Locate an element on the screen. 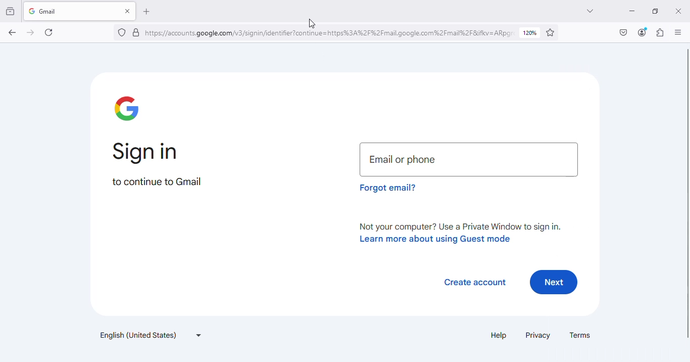 The width and height of the screenshot is (690, 362). help is located at coordinates (499, 335).